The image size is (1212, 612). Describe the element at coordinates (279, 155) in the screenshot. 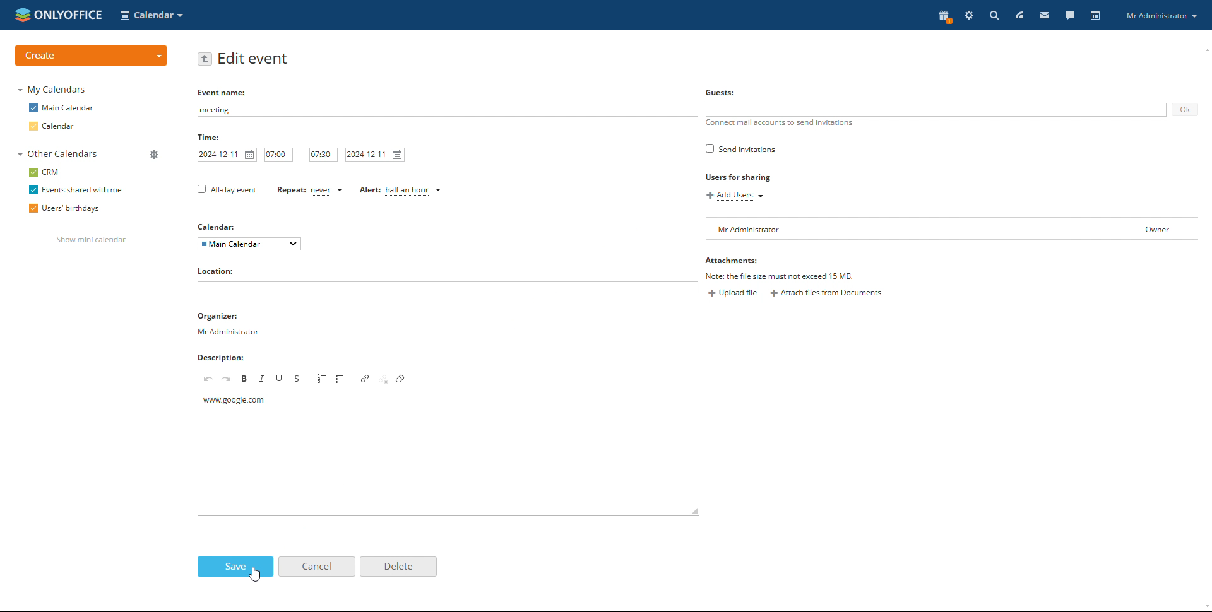

I see `start time` at that location.